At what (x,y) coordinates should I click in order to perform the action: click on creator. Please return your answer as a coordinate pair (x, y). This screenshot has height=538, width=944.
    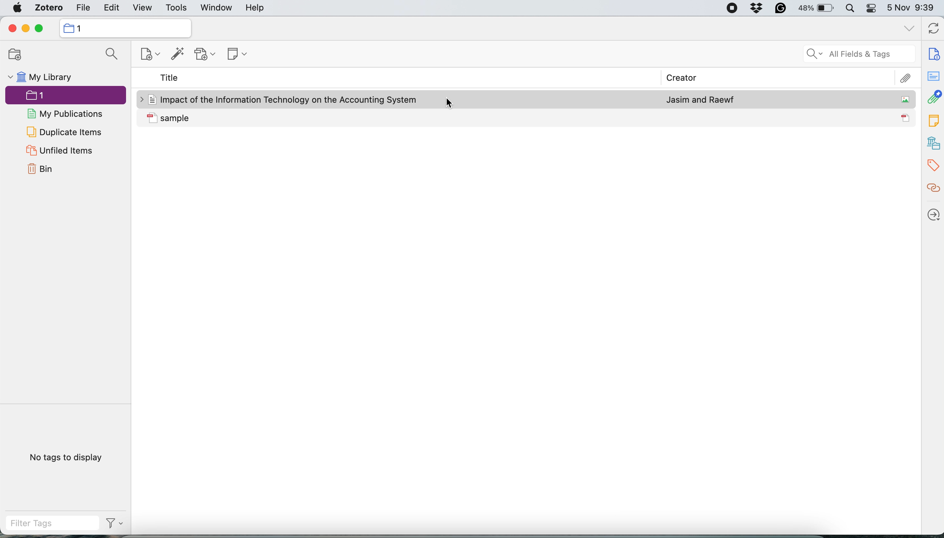
    Looking at the image, I should click on (683, 77).